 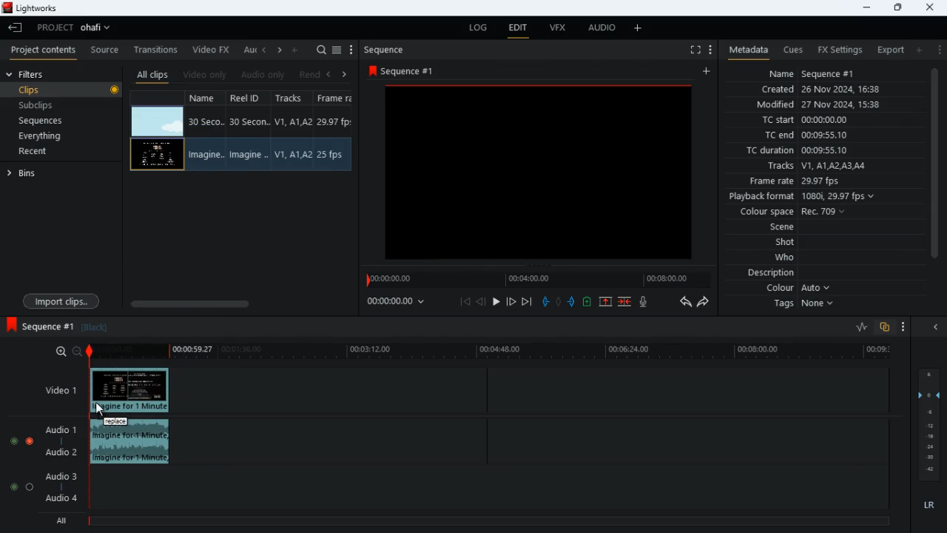 What do you see at coordinates (481, 301) in the screenshot?
I see `back` at bounding box center [481, 301].